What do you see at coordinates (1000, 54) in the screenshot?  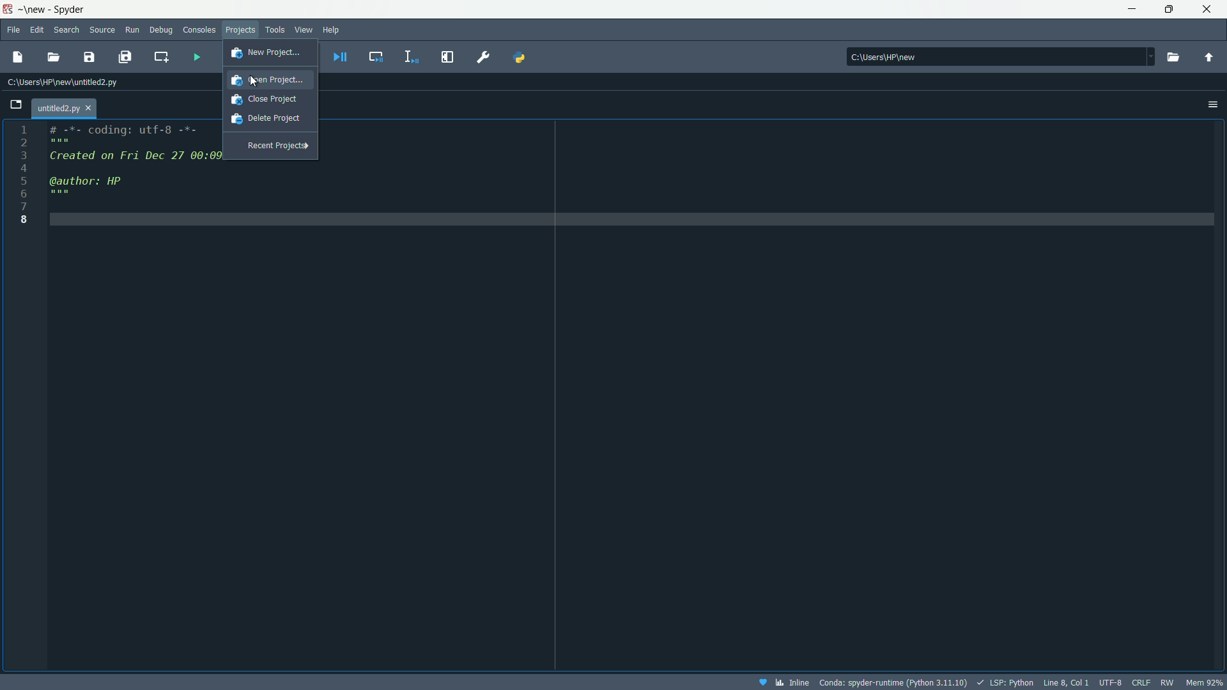 I see `file directory` at bounding box center [1000, 54].